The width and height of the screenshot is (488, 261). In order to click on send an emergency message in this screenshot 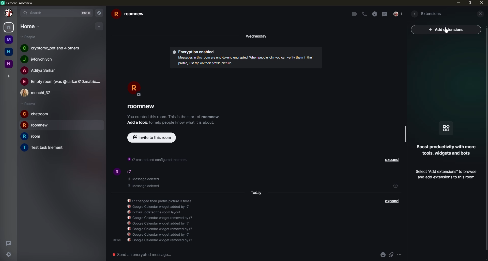, I will do `click(145, 255)`.